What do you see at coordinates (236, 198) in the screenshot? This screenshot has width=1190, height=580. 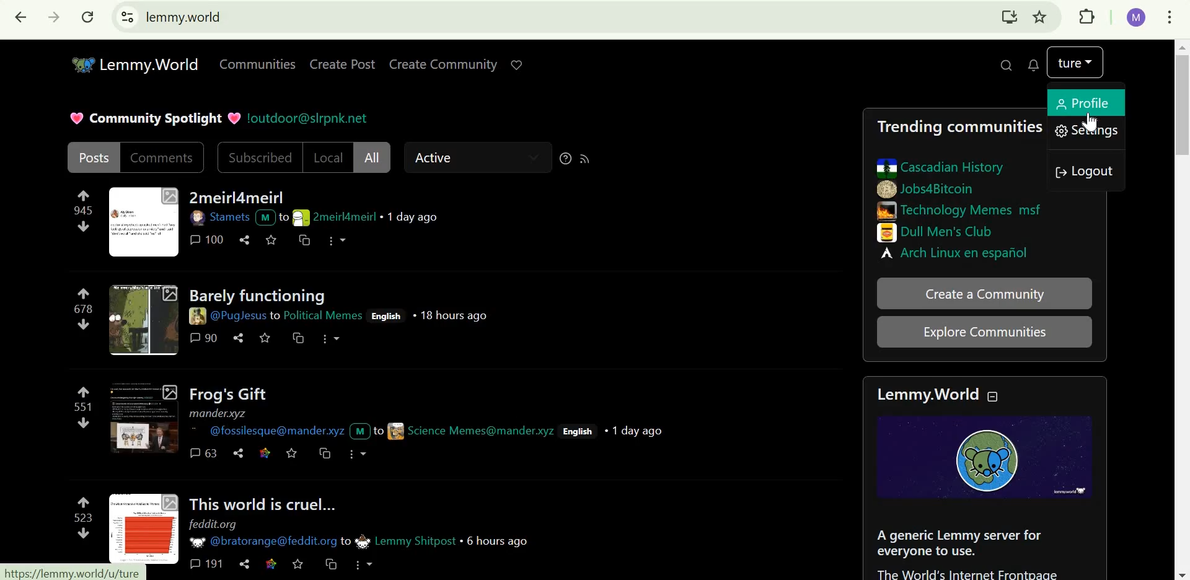 I see `2meirl4meirl` at bounding box center [236, 198].